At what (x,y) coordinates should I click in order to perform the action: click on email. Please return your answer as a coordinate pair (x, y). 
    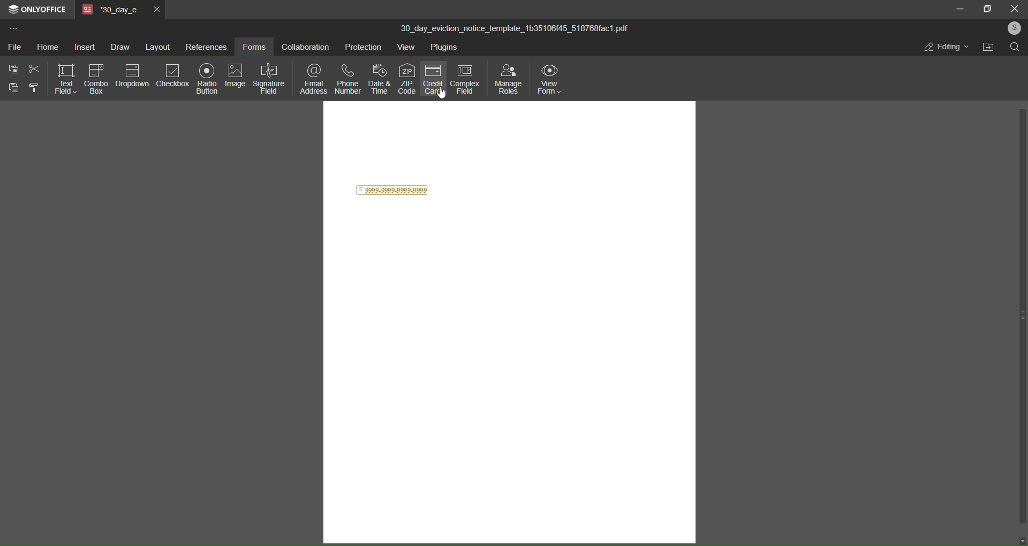
    Looking at the image, I should click on (312, 79).